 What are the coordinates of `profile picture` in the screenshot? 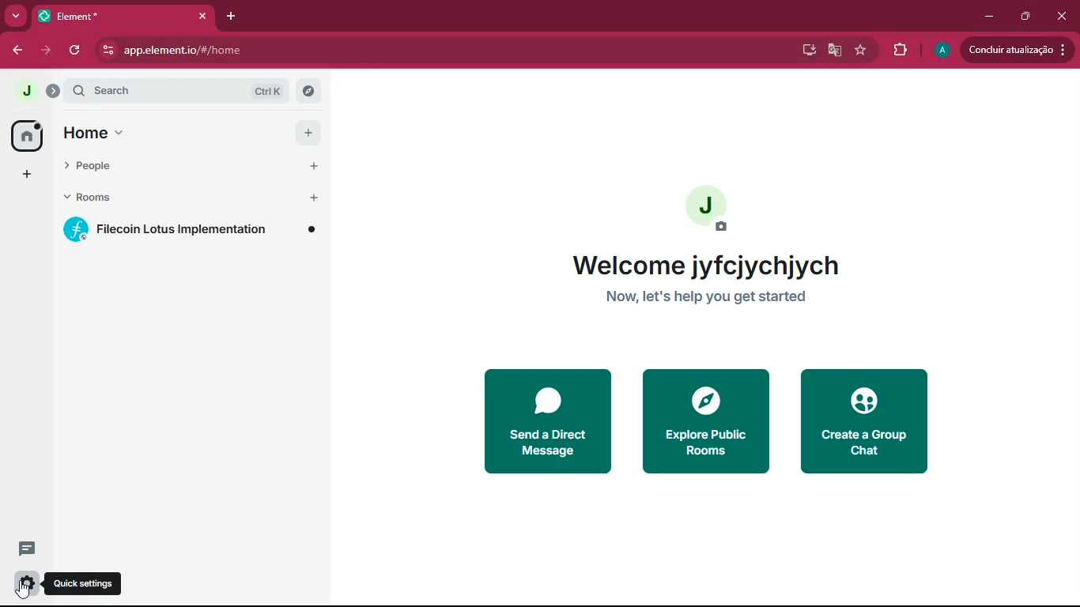 It's located at (942, 51).